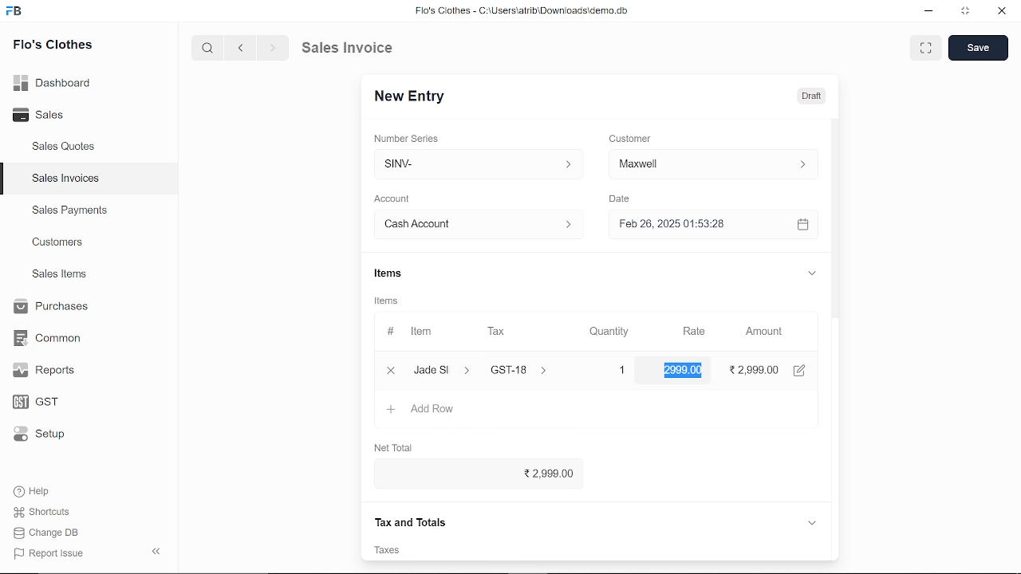  What do you see at coordinates (802, 369) in the screenshot?
I see `edit account` at bounding box center [802, 369].